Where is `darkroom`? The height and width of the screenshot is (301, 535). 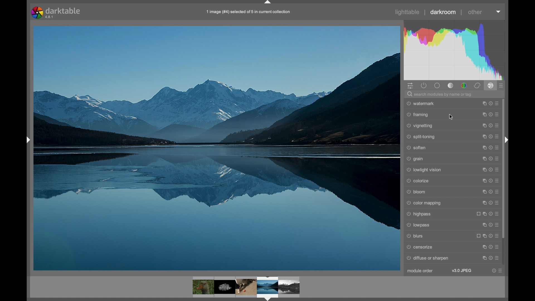
darkroom is located at coordinates (443, 12).